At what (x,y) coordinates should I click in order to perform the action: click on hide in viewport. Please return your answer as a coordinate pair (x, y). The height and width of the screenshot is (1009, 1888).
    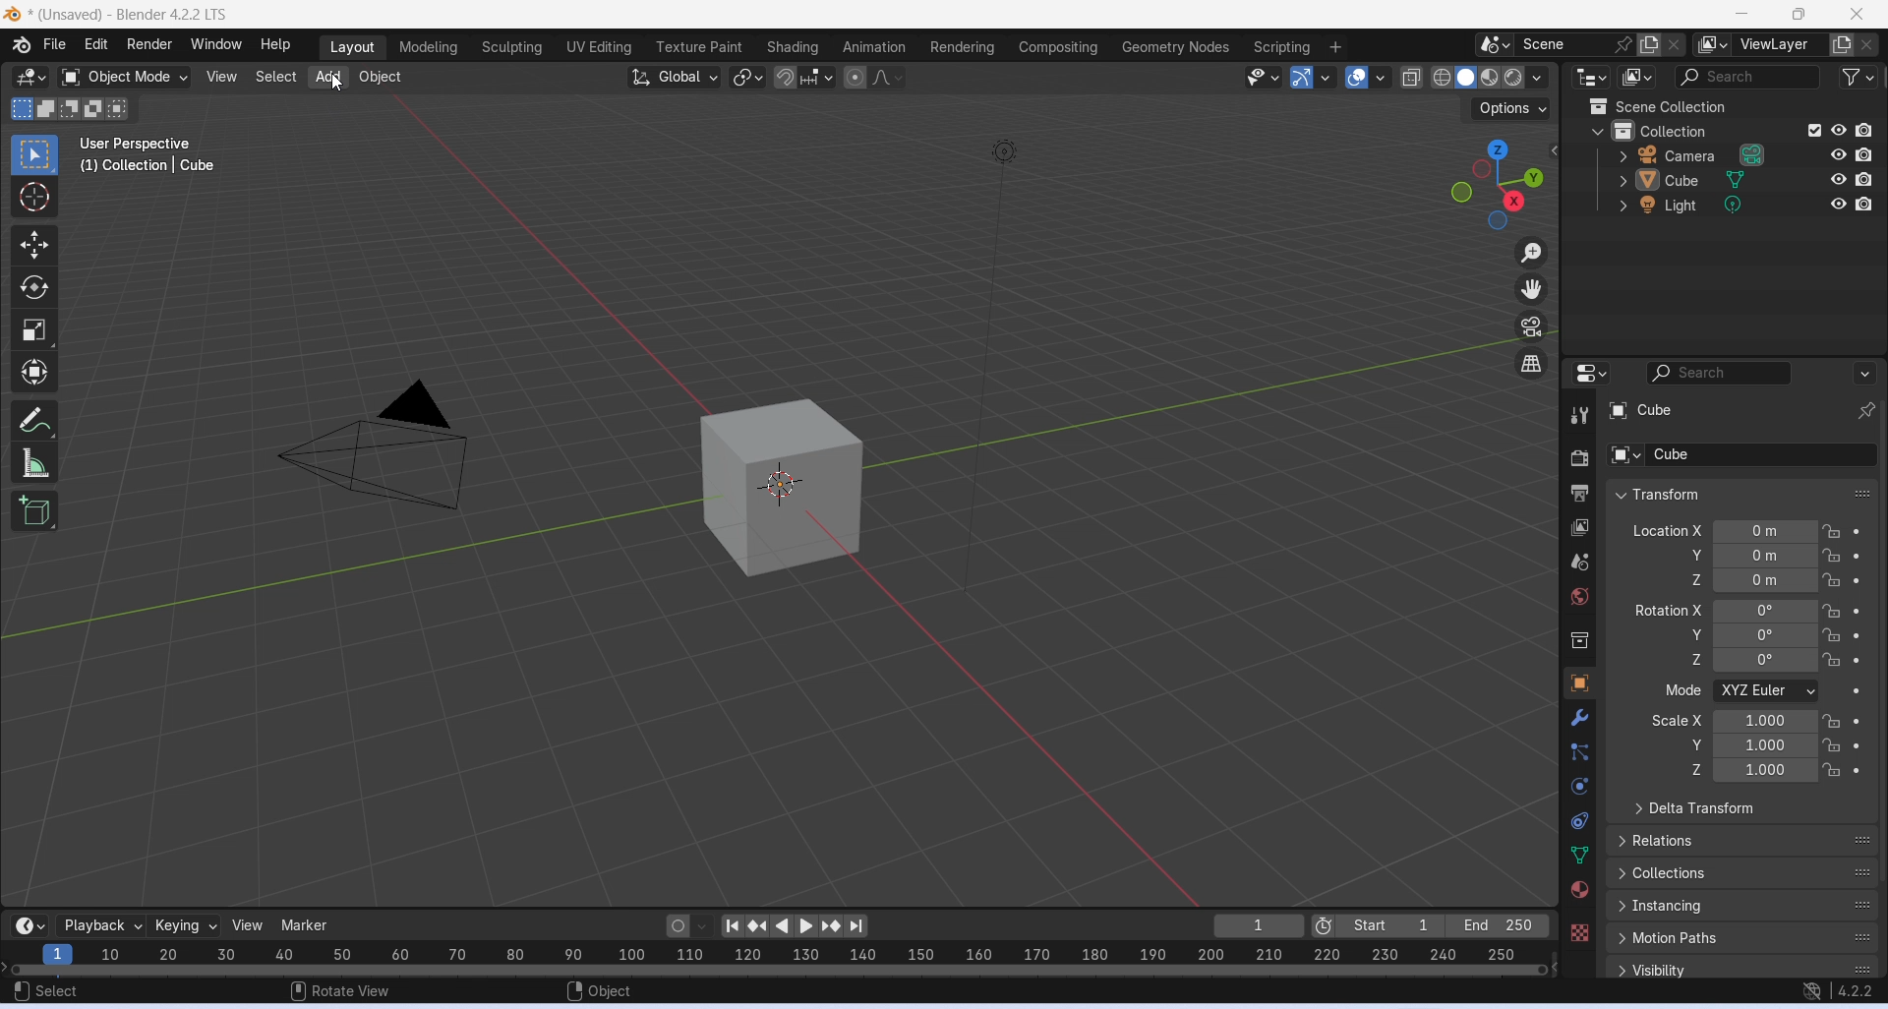
    Looking at the image, I should click on (1839, 154).